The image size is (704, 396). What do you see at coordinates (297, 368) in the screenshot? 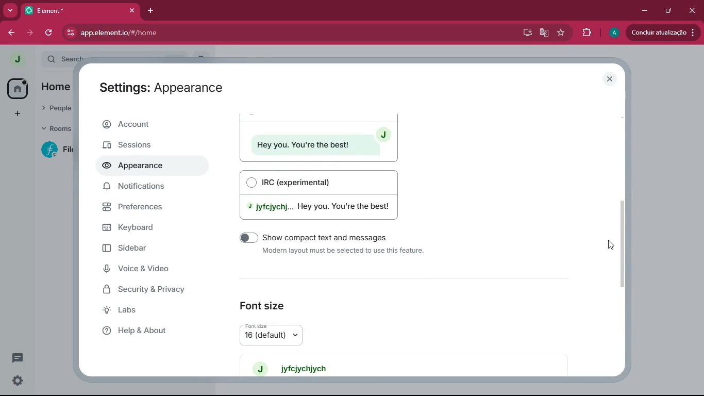
I see `jyfeiychiych` at bounding box center [297, 368].